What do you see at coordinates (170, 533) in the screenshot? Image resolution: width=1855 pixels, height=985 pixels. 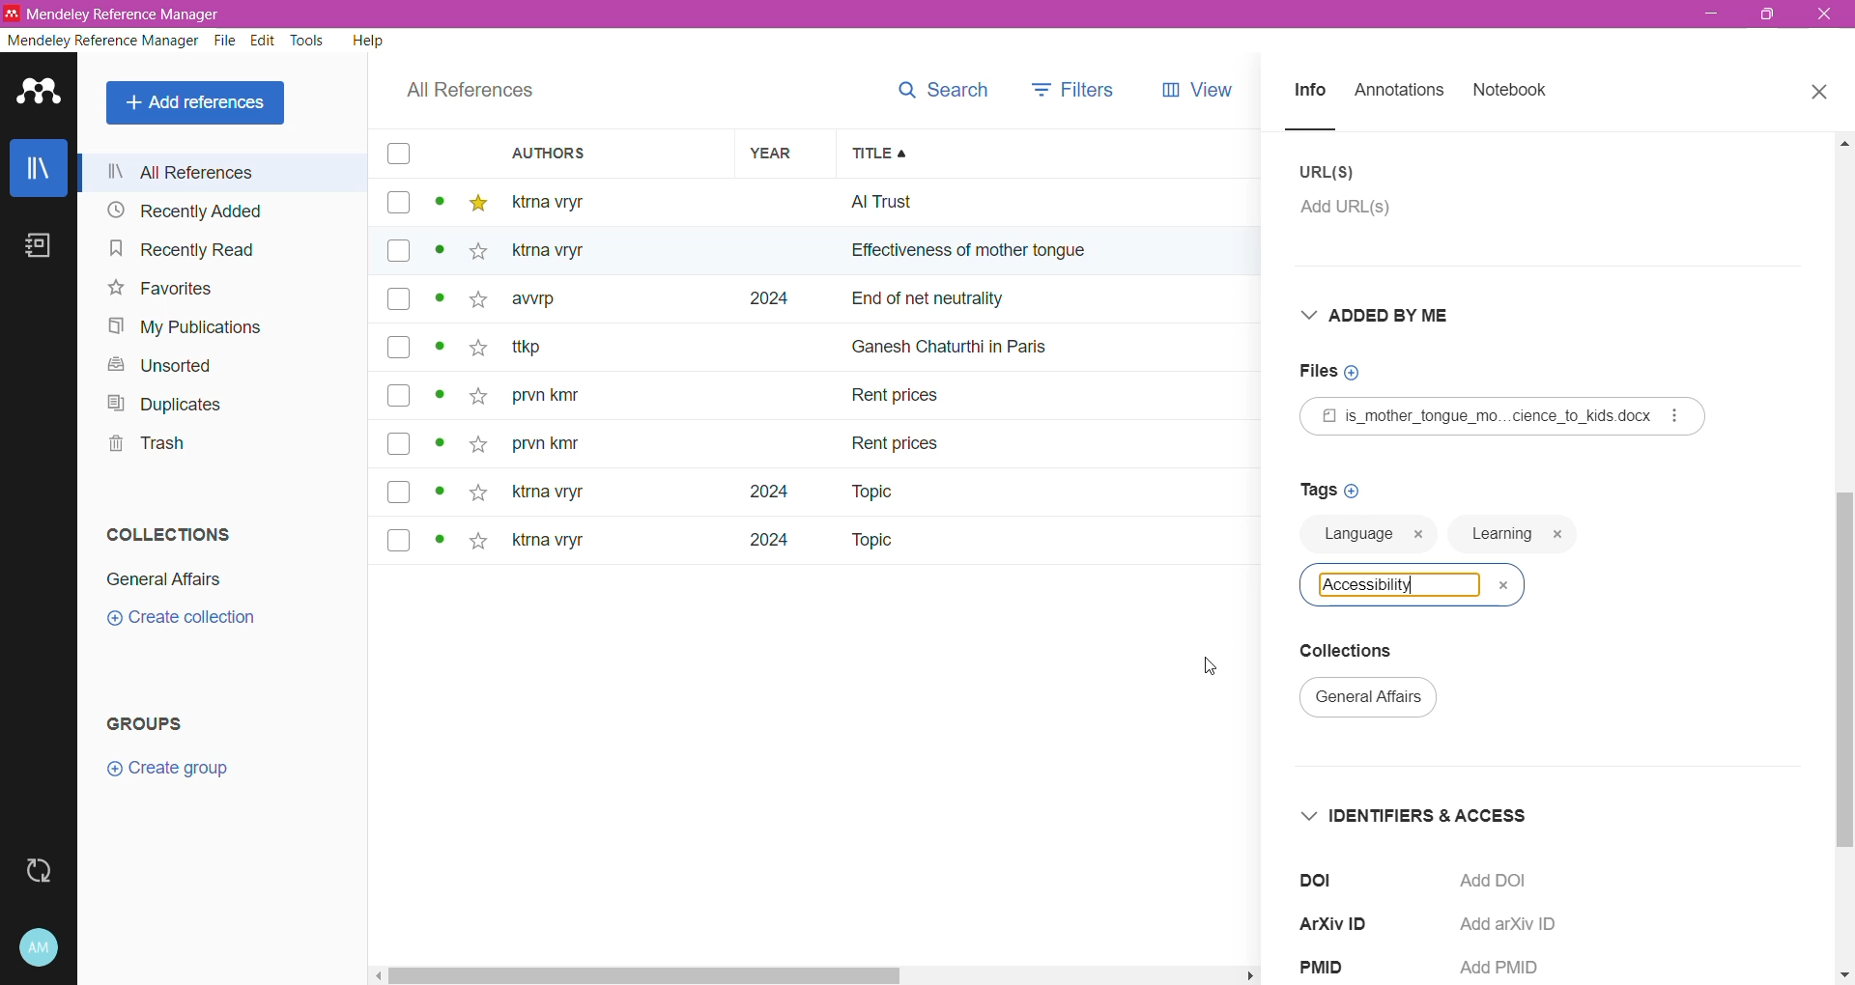 I see `Collections` at bounding box center [170, 533].